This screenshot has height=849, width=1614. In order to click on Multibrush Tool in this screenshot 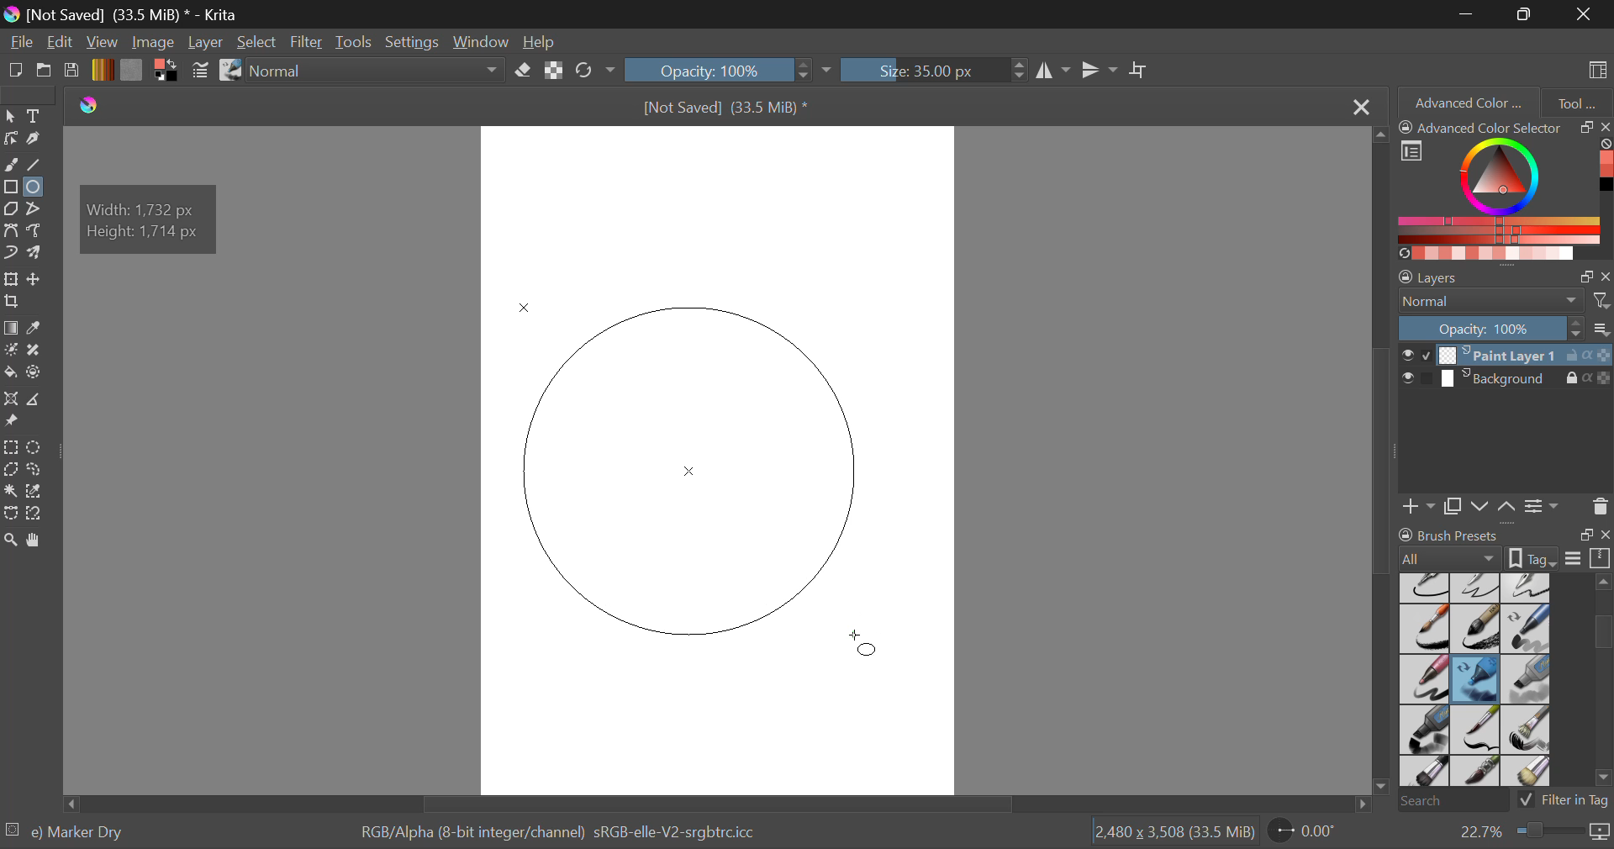, I will do `click(40, 254)`.